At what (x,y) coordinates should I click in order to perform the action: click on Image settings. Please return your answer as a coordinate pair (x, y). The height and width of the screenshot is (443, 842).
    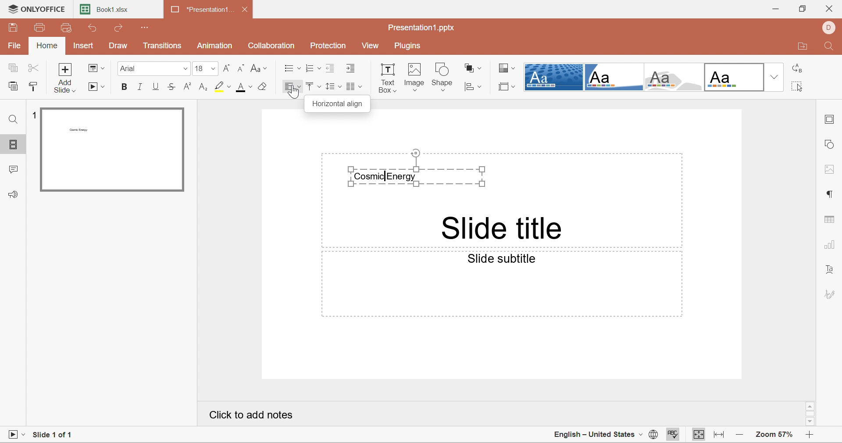
    Looking at the image, I should click on (831, 170).